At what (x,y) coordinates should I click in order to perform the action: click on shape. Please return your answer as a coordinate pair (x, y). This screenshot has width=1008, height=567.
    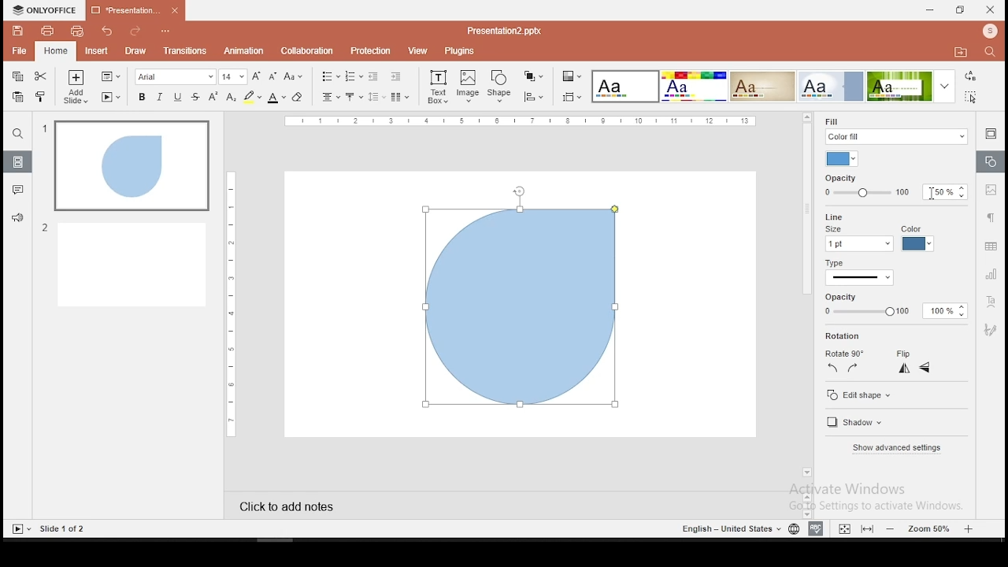
    Looking at the image, I should click on (501, 86).